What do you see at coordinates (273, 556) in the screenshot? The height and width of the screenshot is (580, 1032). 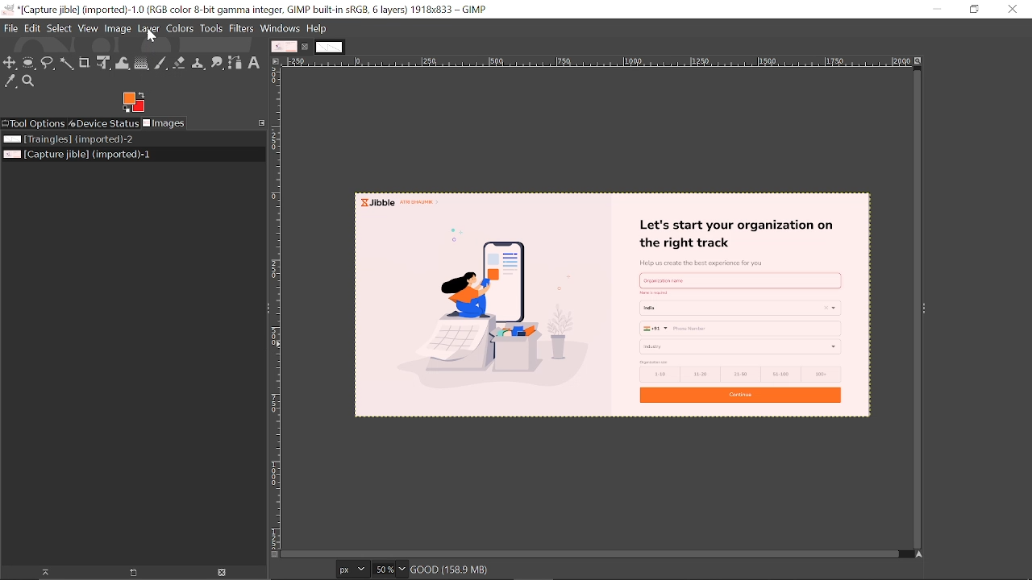 I see `Toggle quick mask on/off` at bounding box center [273, 556].